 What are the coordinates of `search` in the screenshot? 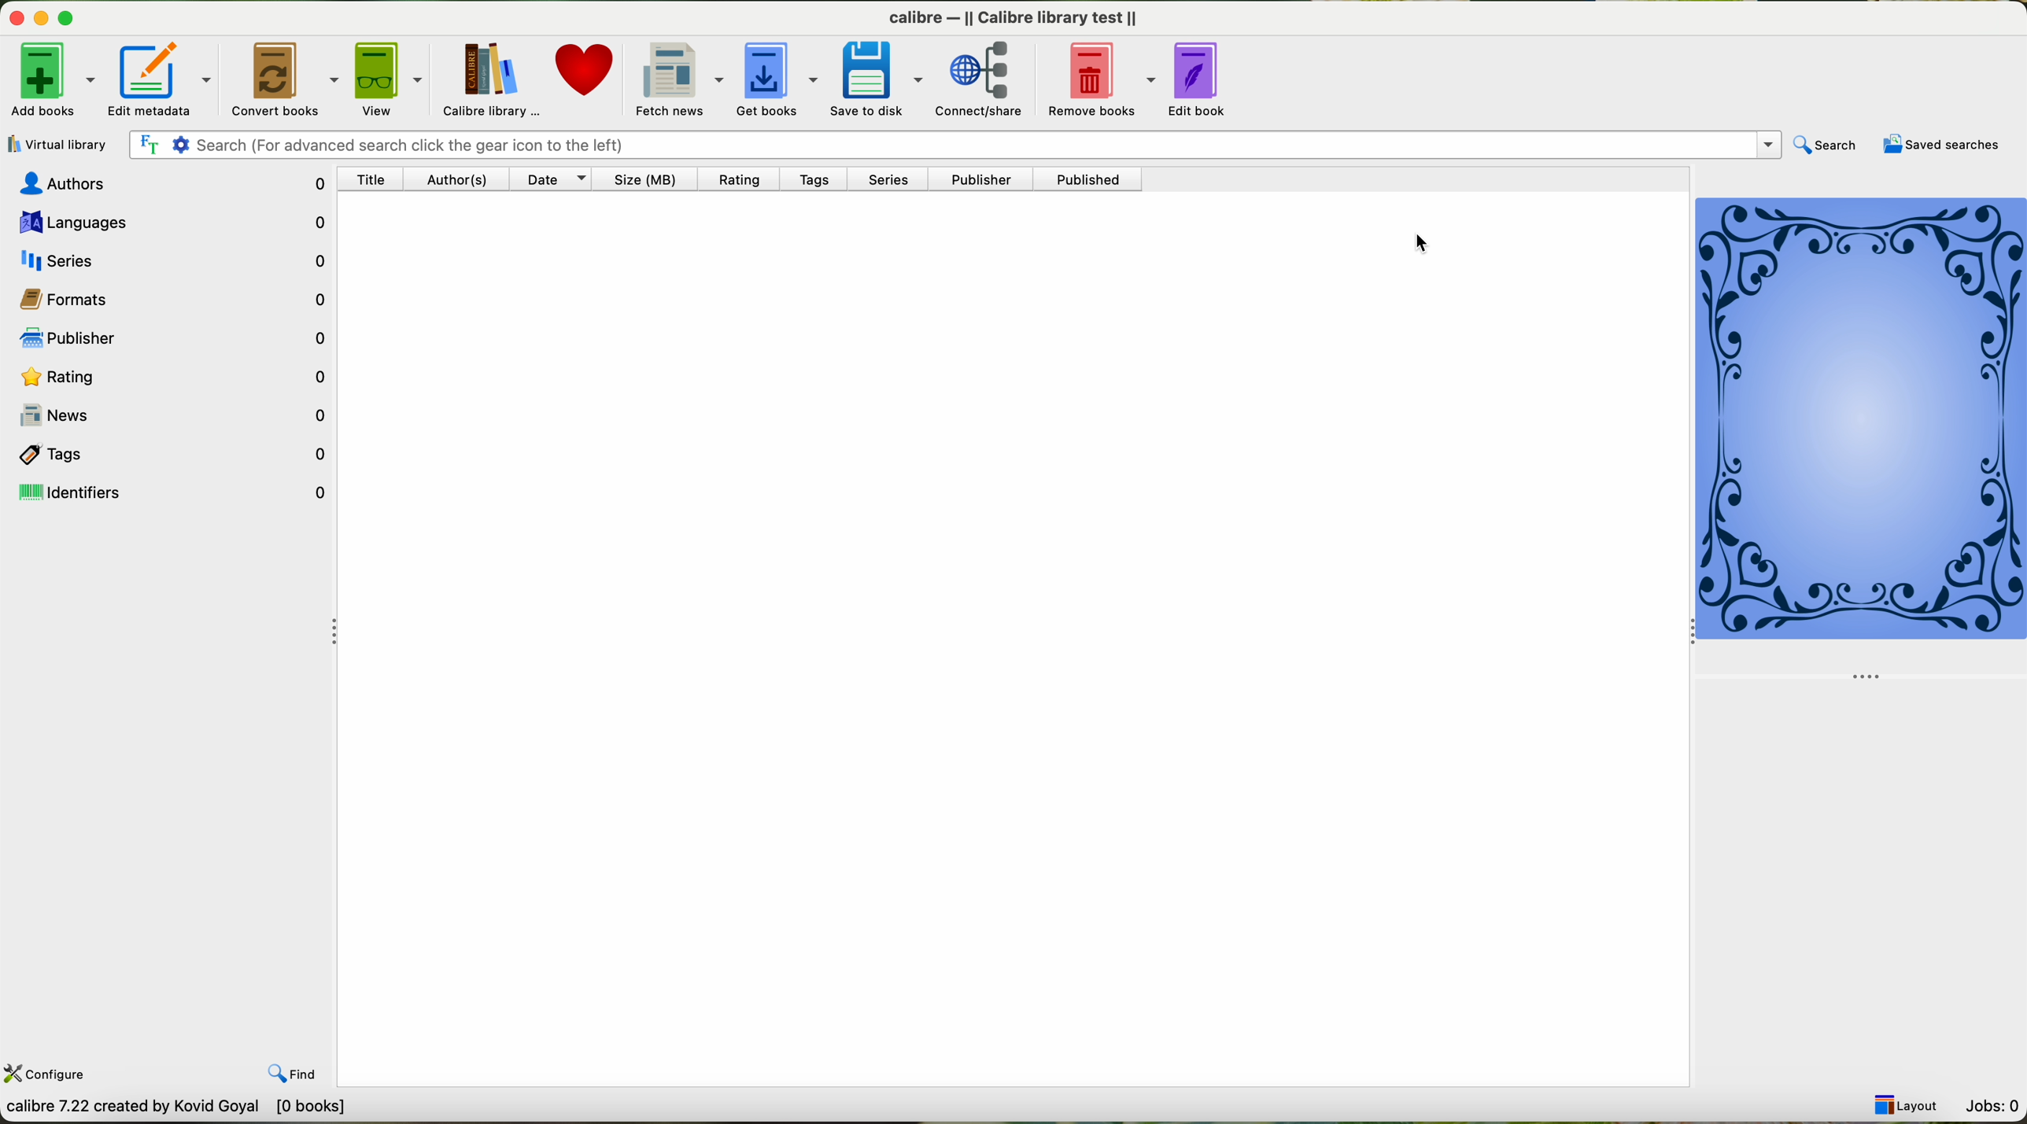 It's located at (1824, 146).